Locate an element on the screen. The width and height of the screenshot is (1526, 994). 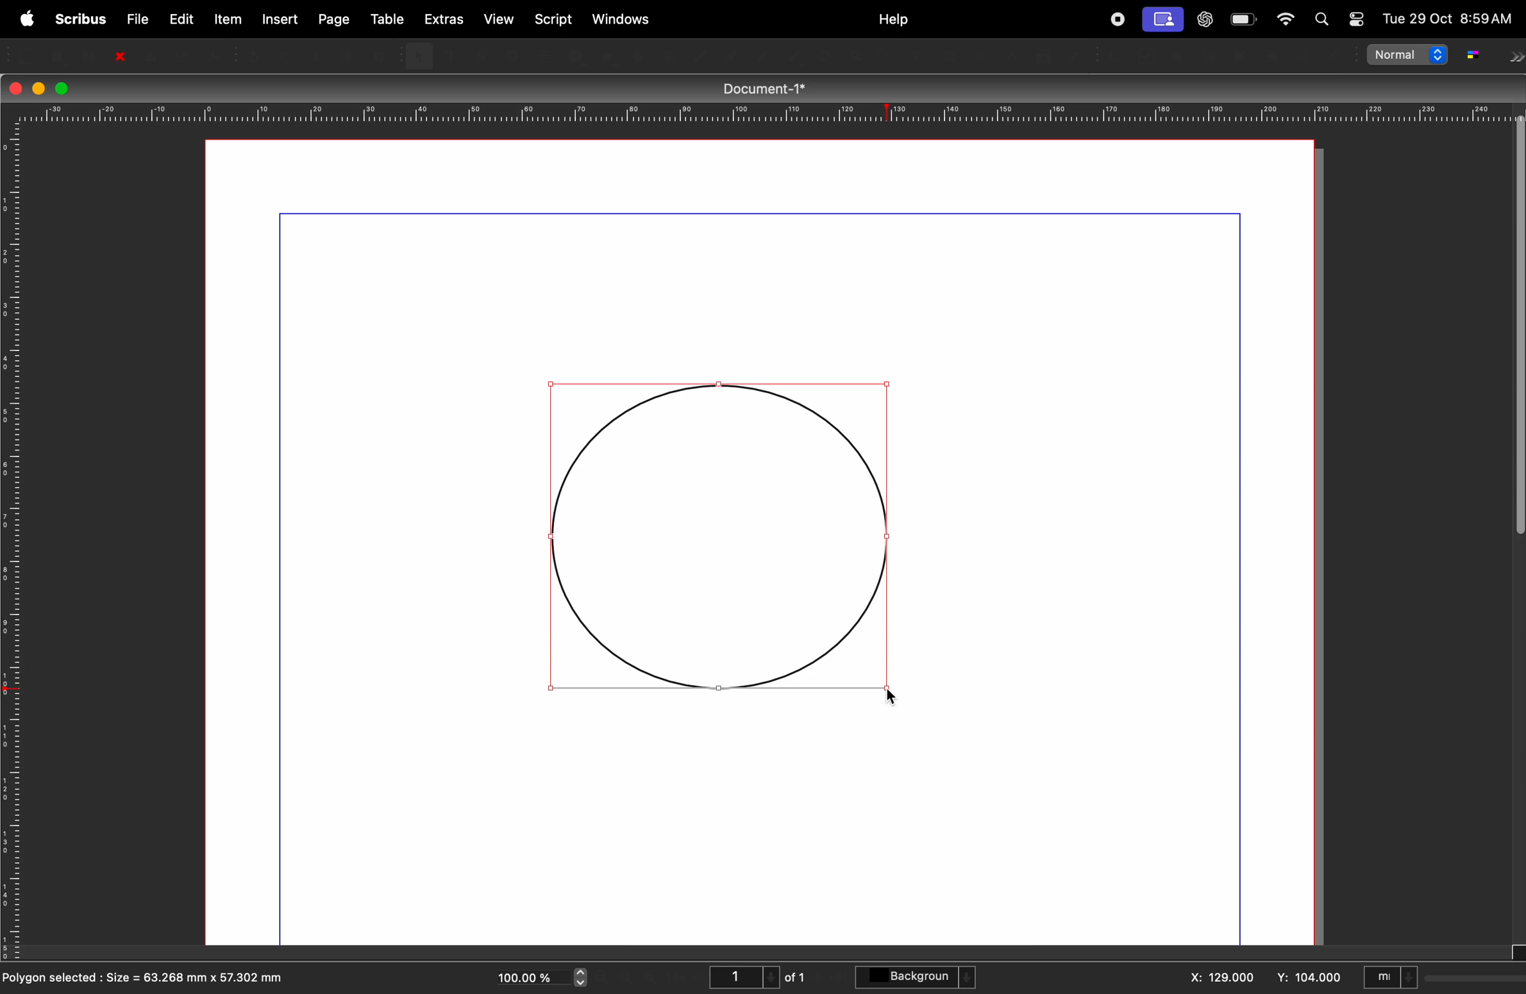
next is located at coordinates (1515, 58).